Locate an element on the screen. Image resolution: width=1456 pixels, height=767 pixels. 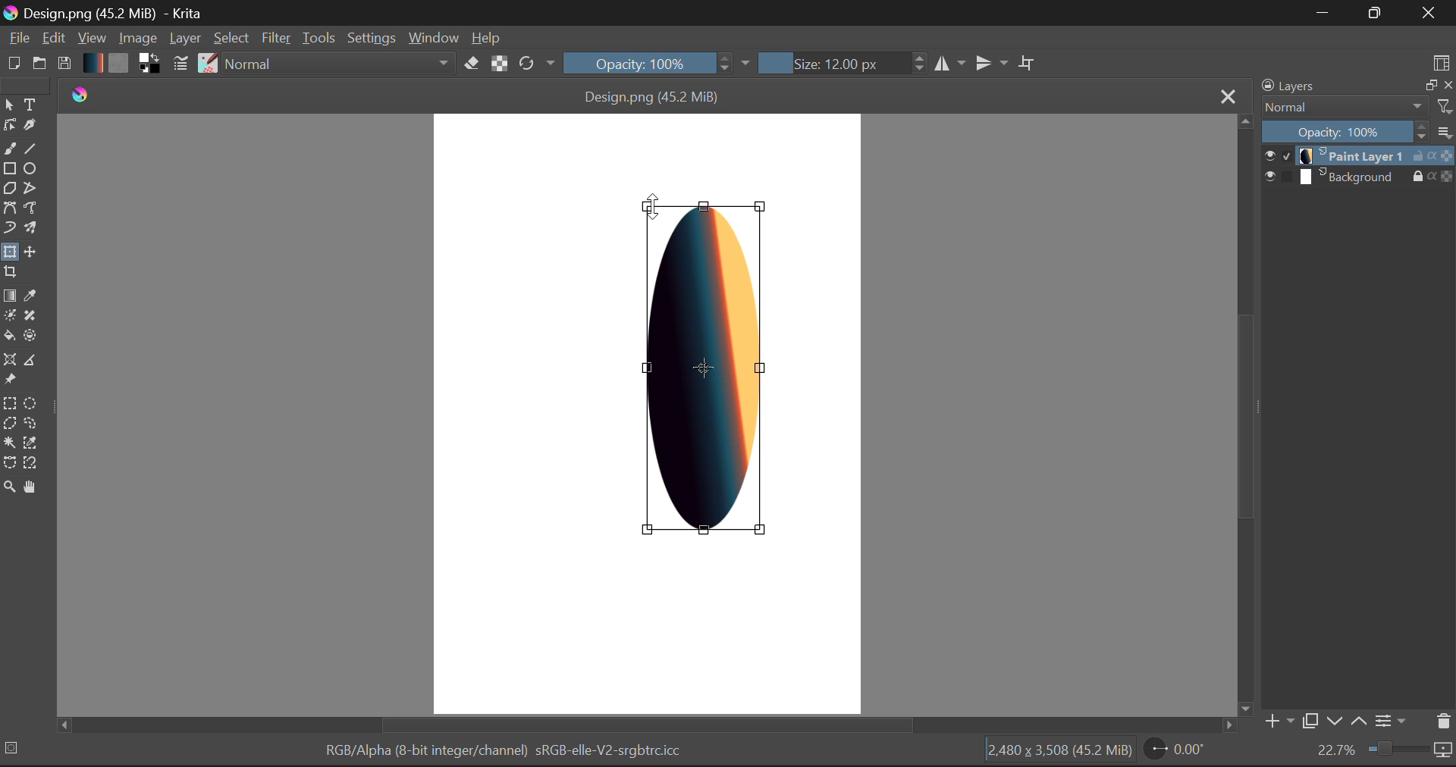
Krita Logo is located at coordinates (78, 94).